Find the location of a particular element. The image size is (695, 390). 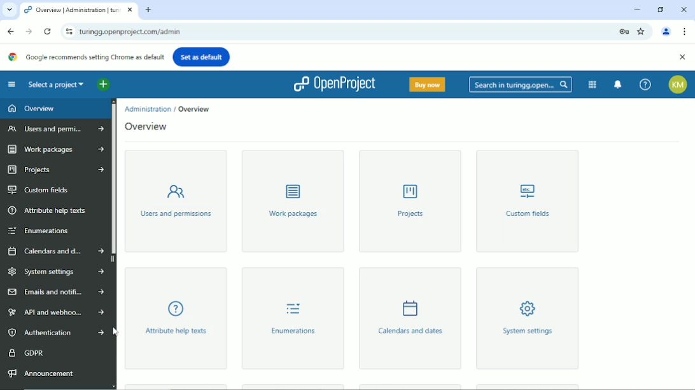

Attribute help texts is located at coordinates (179, 318).